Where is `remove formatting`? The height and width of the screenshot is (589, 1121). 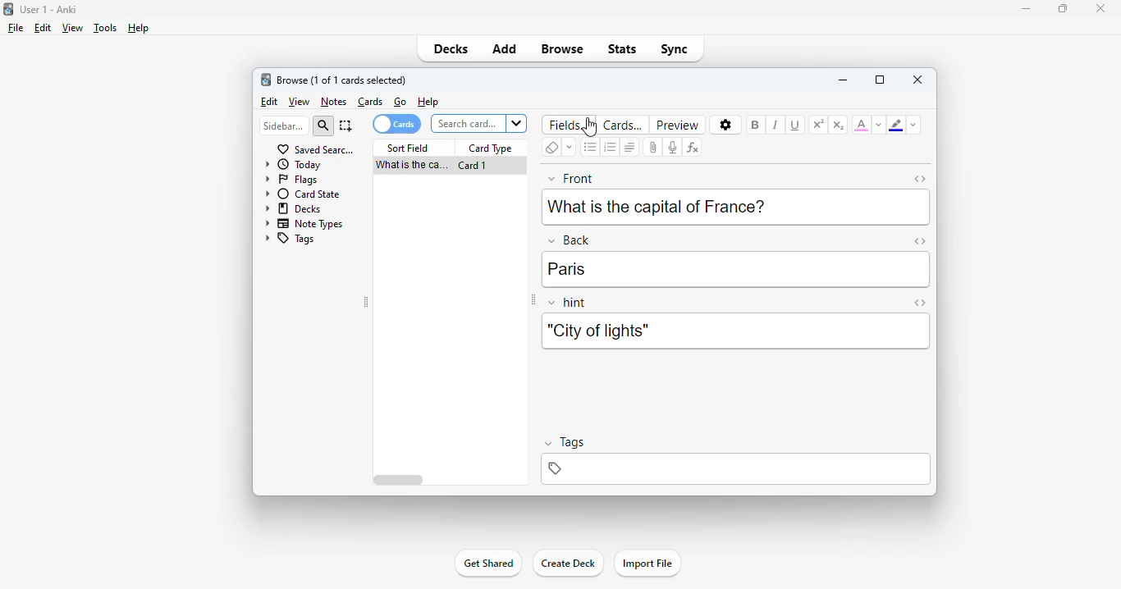
remove formatting is located at coordinates (551, 148).